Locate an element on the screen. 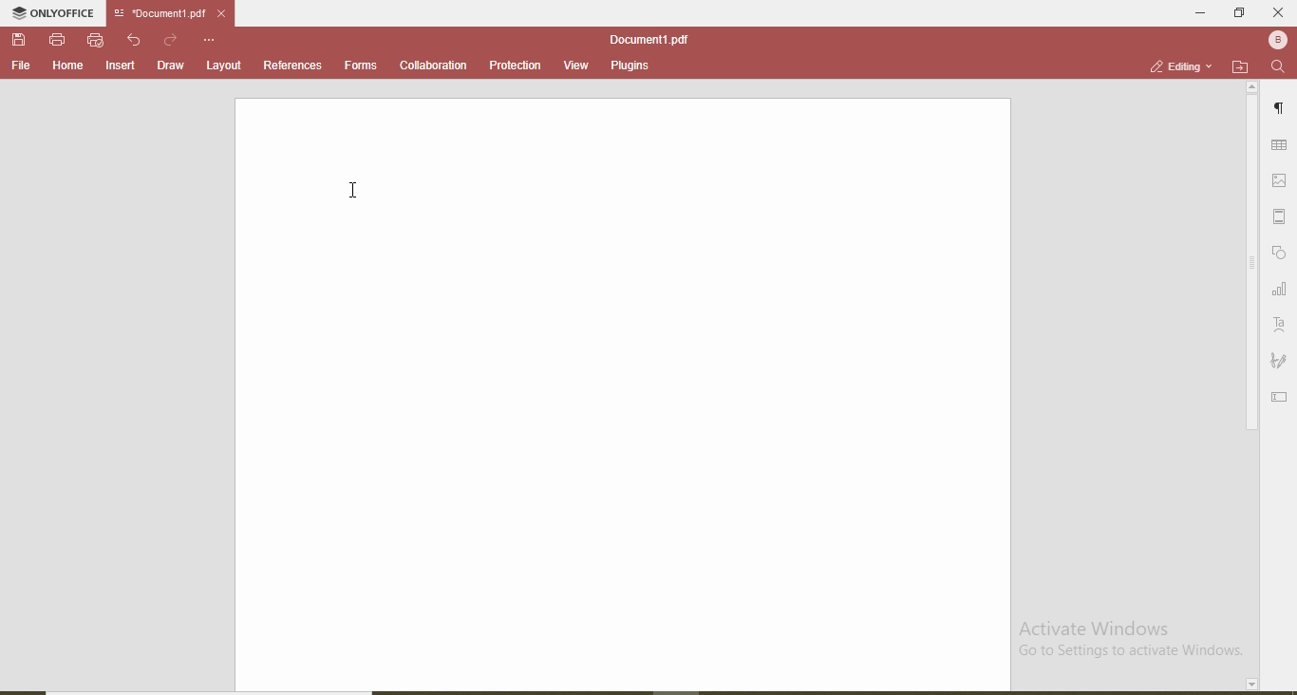 The image size is (1297, 695). print is located at coordinates (57, 38).